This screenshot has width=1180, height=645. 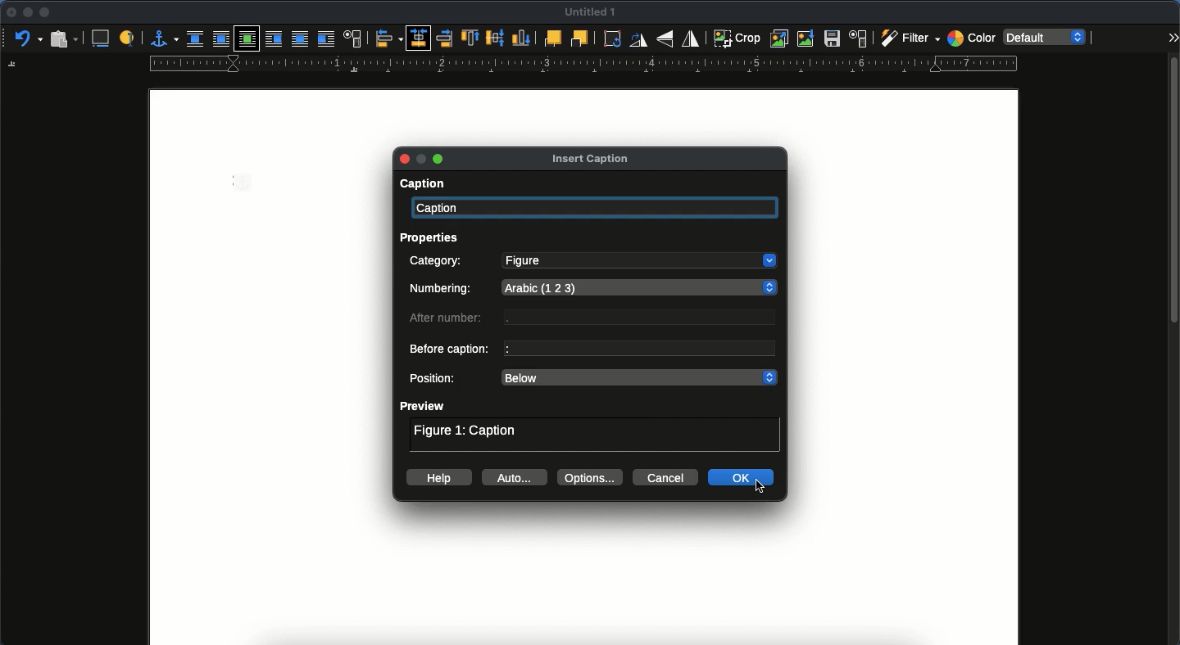 I want to click on before caption, so click(x=452, y=350).